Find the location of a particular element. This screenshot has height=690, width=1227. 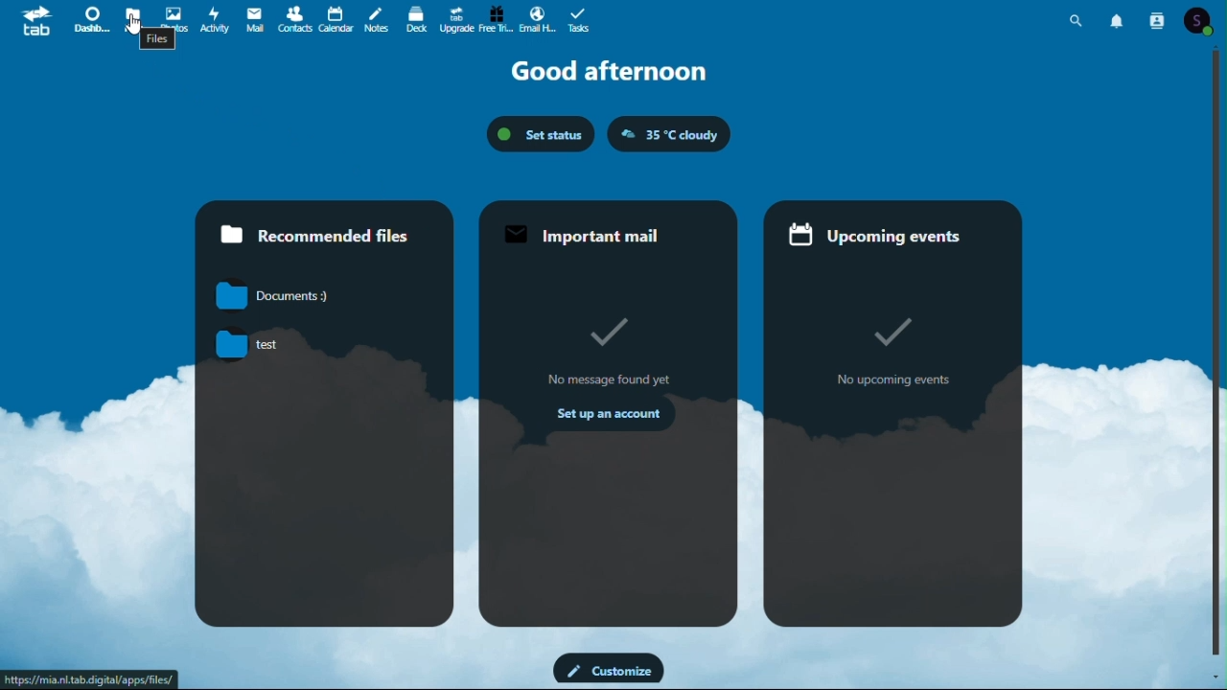

Notifications is located at coordinates (1119, 18).